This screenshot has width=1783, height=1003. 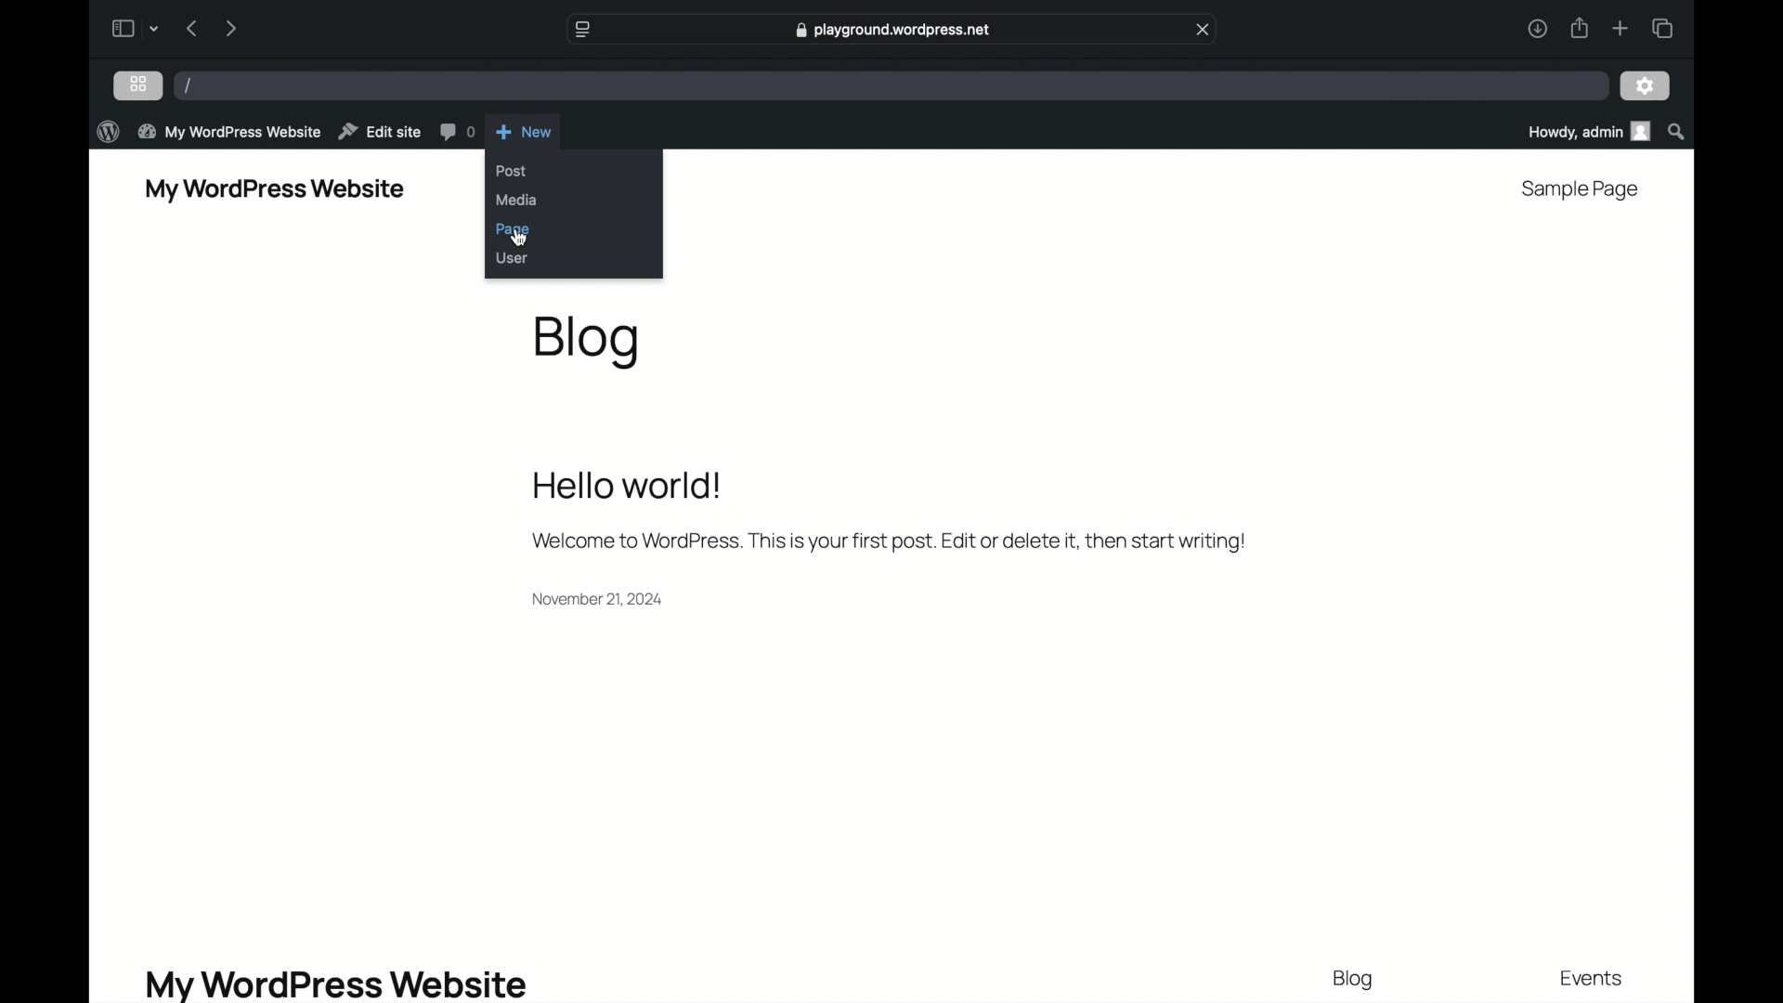 I want to click on media, so click(x=516, y=200).